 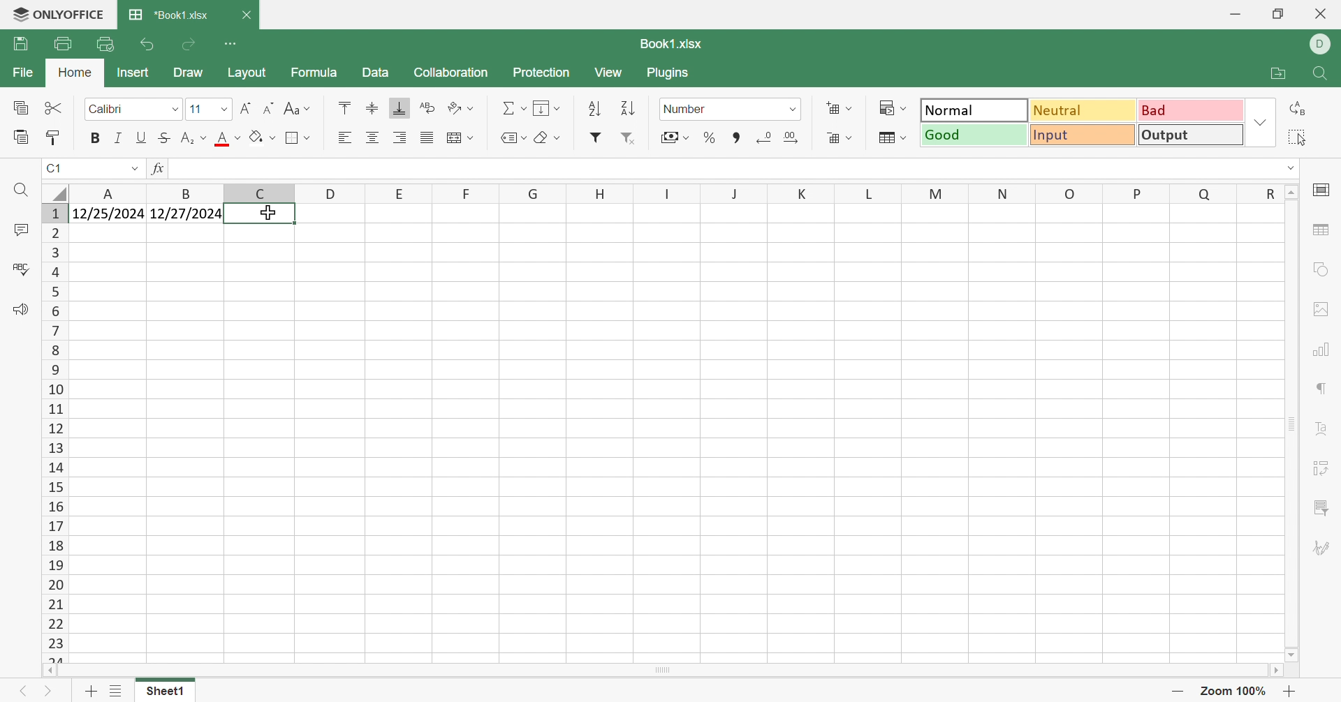 What do you see at coordinates (1300, 109) in the screenshot?
I see `Replace` at bounding box center [1300, 109].